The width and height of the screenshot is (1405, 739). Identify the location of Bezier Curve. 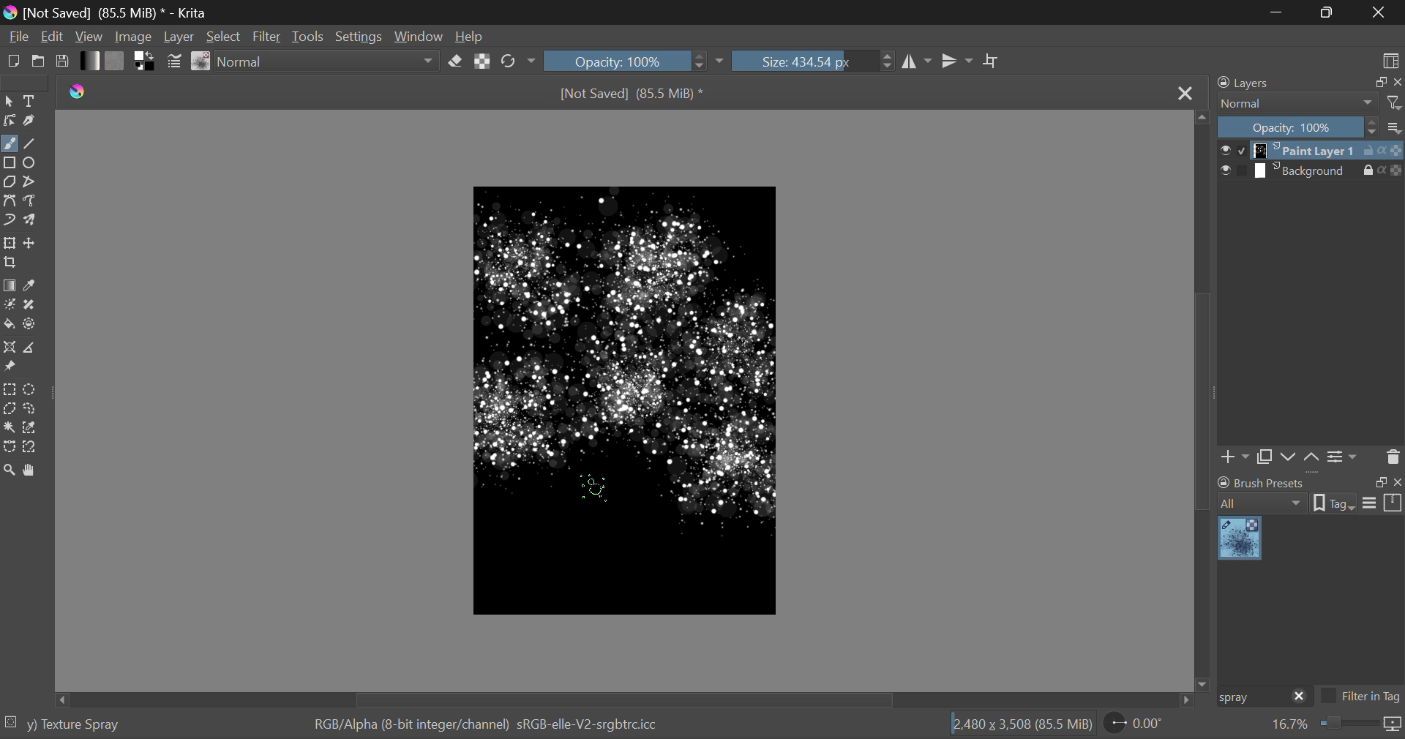
(9, 200).